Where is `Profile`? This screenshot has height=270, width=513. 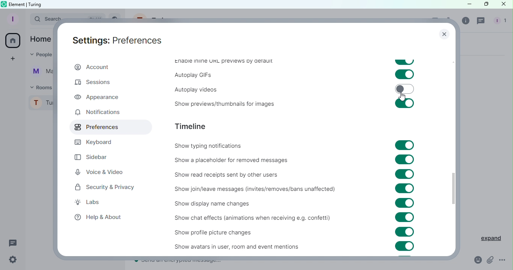
Profile is located at coordinates (12, 19).